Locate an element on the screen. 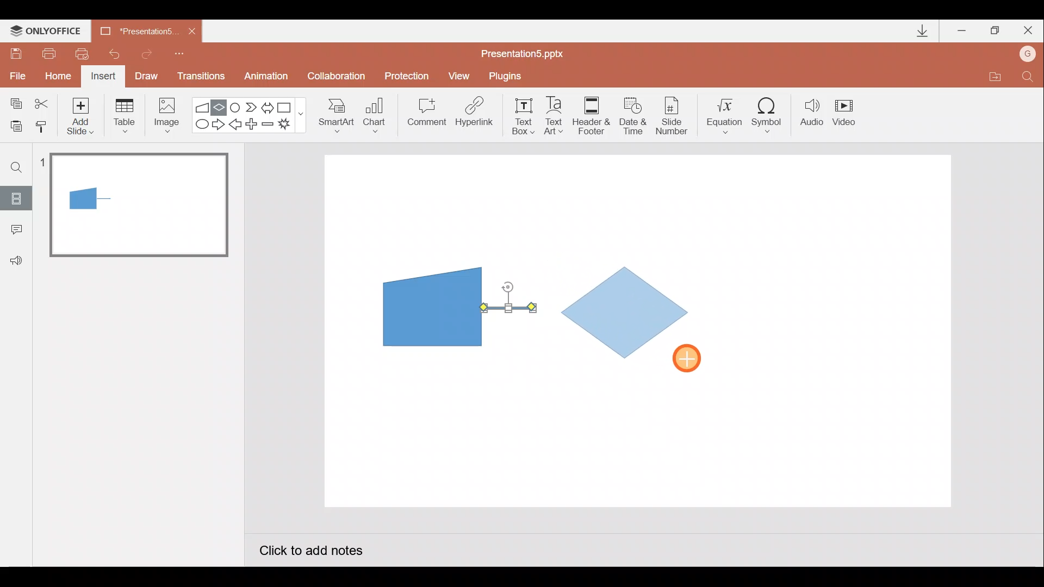  Left arrow is located at coordinates (236, 126).